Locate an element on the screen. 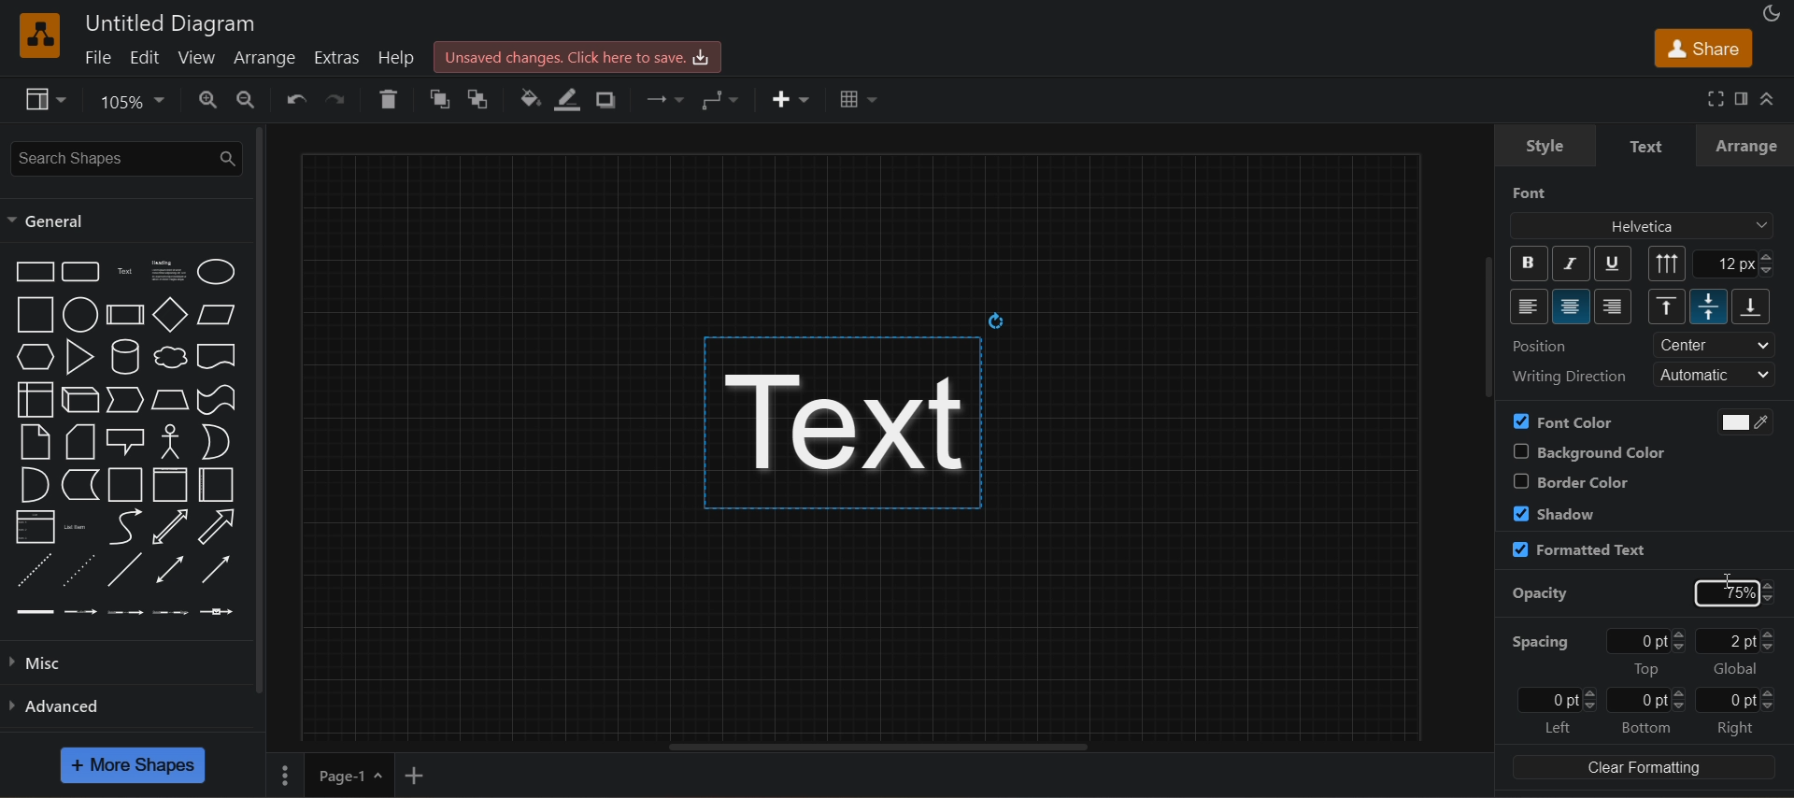 The image size is (1794, 798). italic is located at coordinates (1569, 264).